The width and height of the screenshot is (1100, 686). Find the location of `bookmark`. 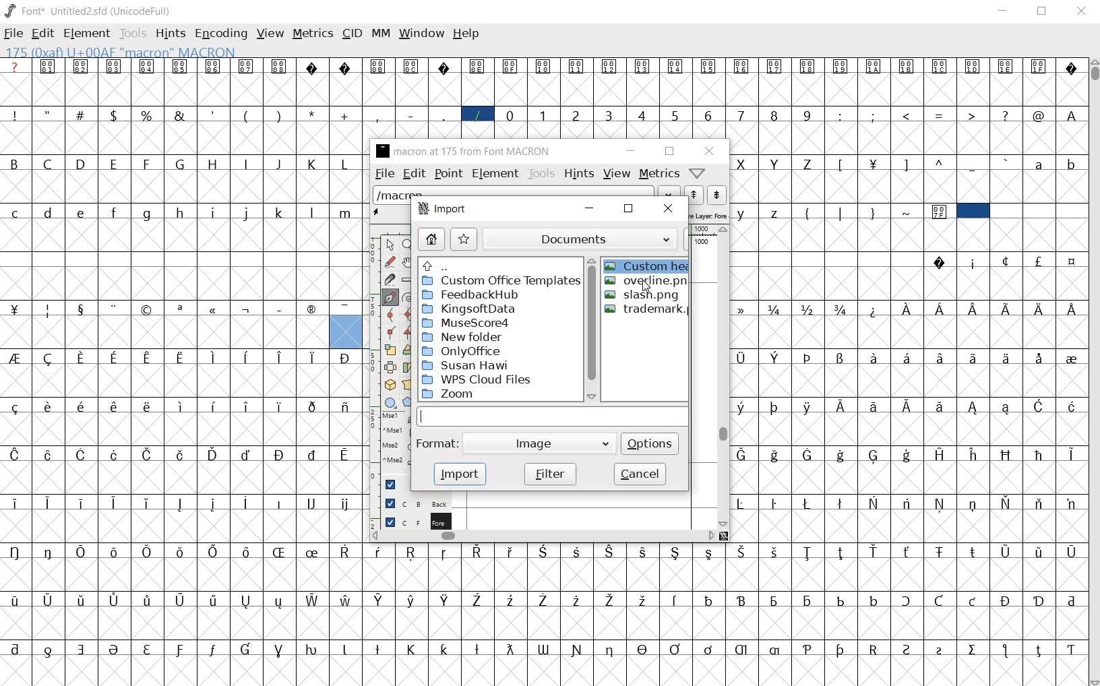

bookmark is located at coordinates (464, 239).